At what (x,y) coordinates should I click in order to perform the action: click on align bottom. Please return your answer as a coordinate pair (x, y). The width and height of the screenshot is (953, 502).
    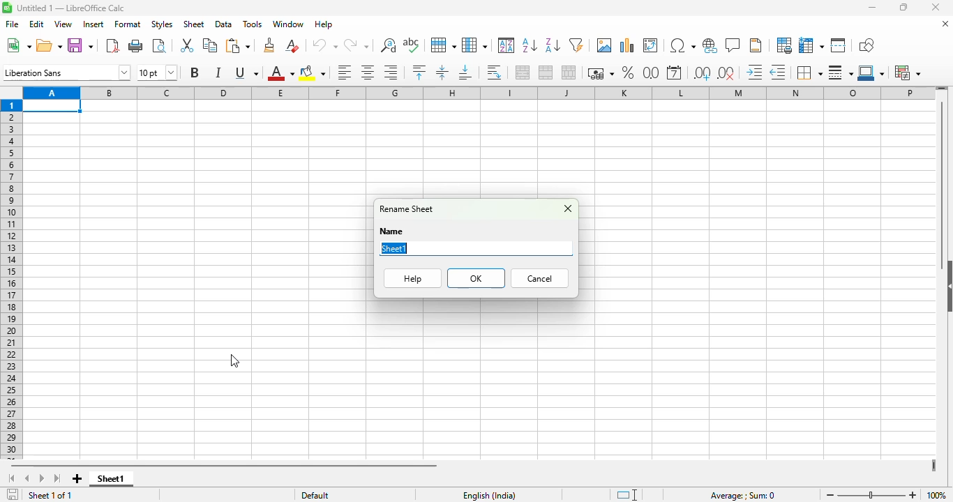
    Looking at the image, I should click on (466, 73).